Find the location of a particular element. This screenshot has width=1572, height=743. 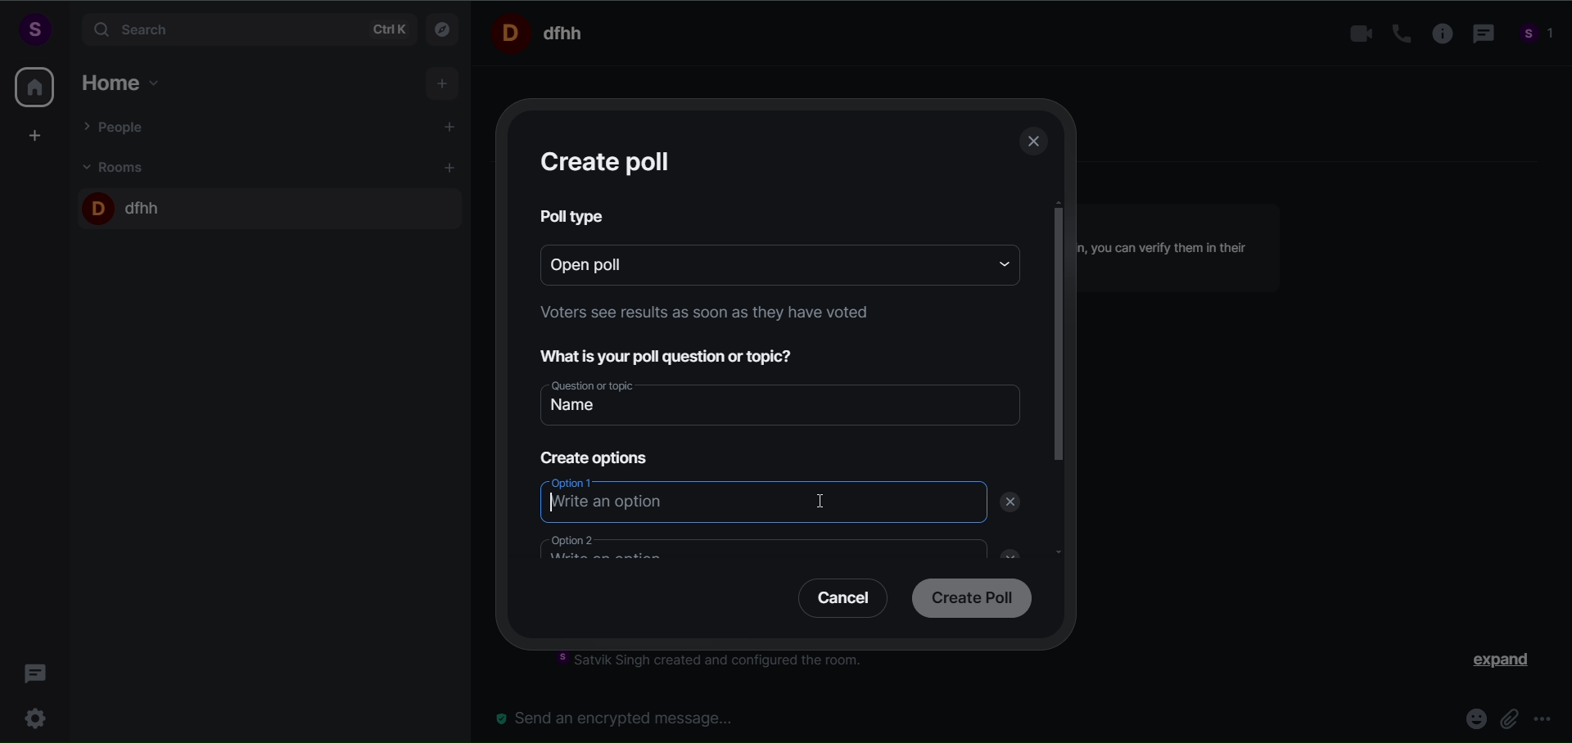

room name is located at coordinates (125, 205).